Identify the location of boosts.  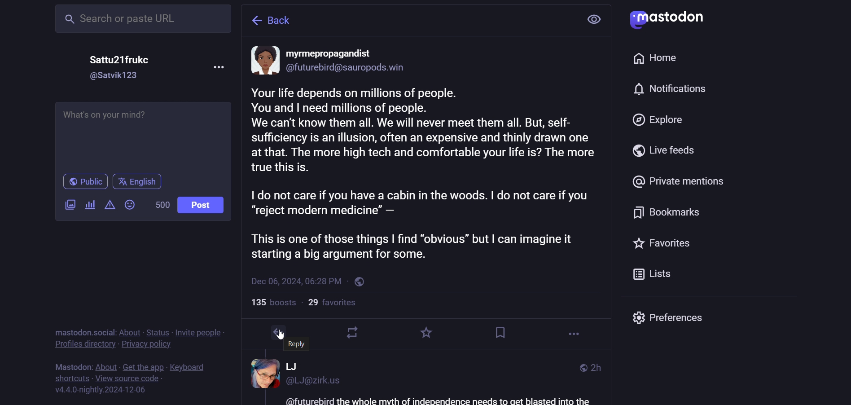
(272, 303).